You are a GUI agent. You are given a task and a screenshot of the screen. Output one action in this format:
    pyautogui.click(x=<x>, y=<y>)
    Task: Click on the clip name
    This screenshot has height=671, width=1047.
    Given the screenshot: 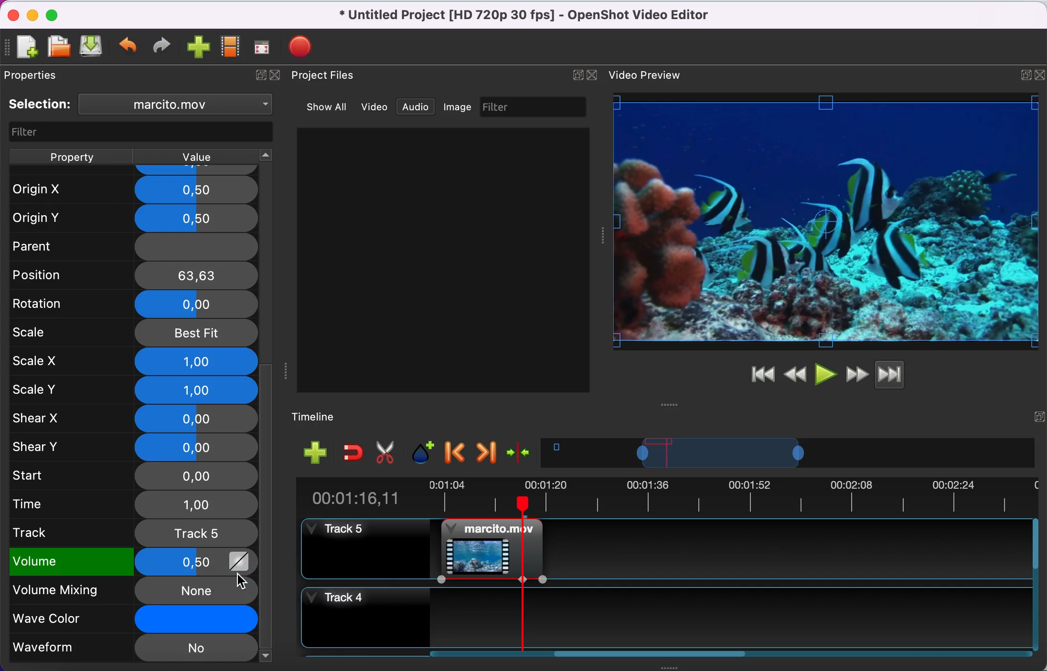 What is the action you would take?
    pyautogui.click(x=177, y=106)
    